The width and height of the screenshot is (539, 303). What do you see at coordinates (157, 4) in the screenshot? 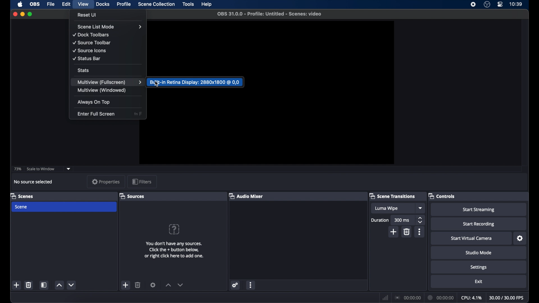
I see `scene collection` at bounding box center [157, 4].